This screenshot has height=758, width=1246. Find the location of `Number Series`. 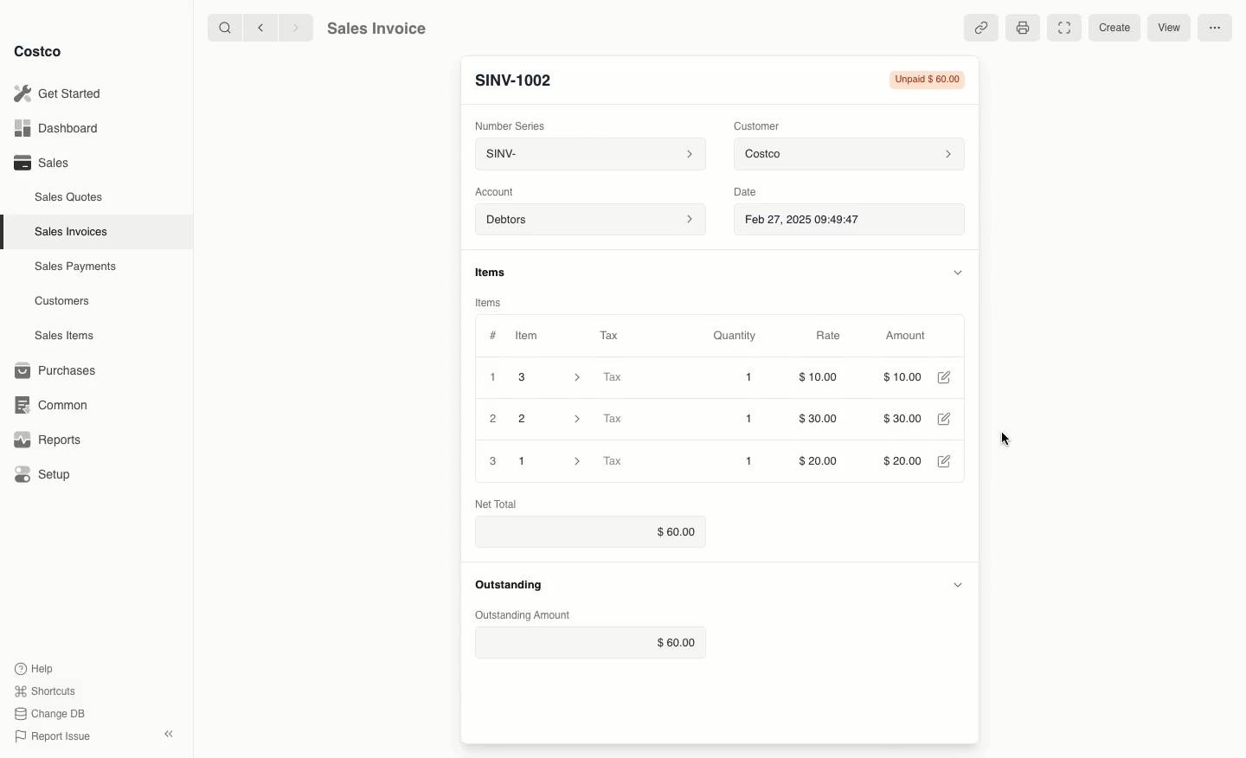

Number Series is located at coordinates (511, 125).